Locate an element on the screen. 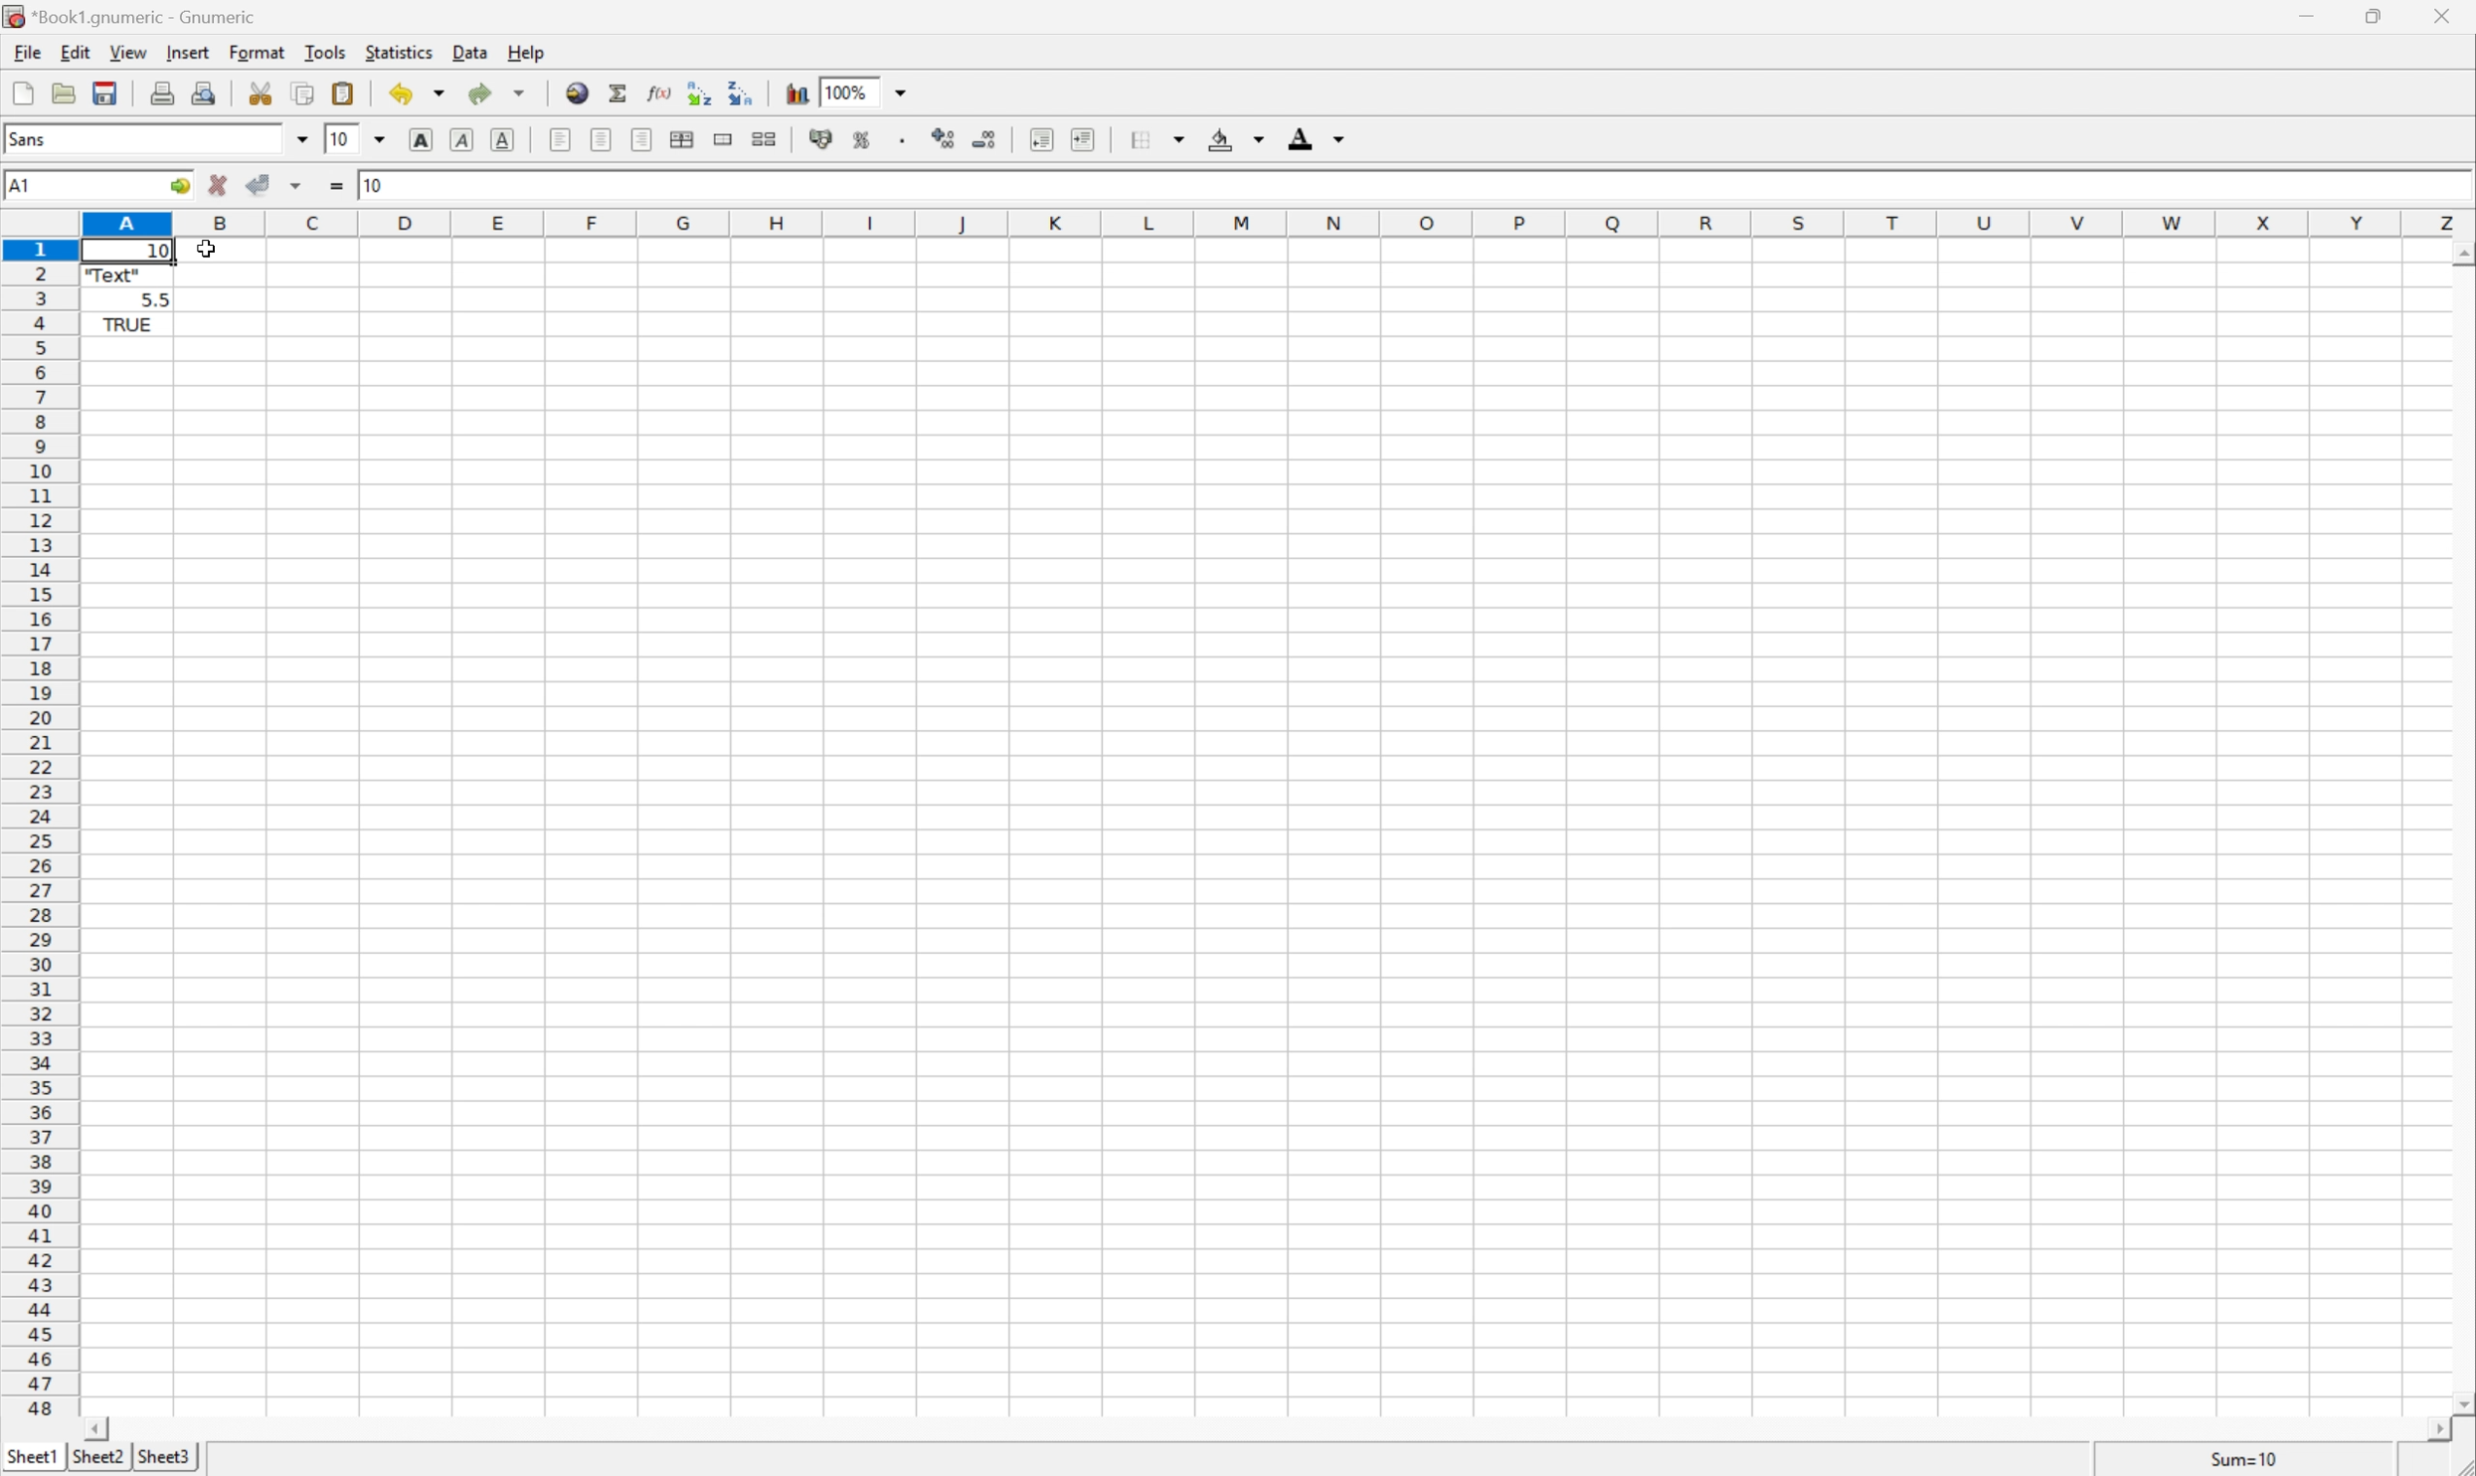 The image size is (2476, 1476). "Text" is located at coordinates (113, 278).